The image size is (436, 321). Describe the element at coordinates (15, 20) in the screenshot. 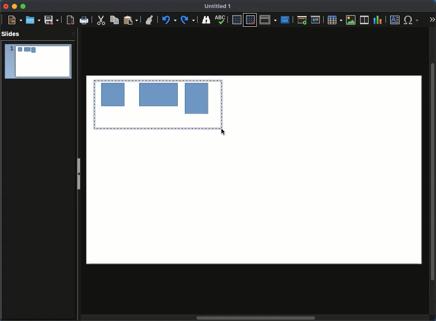

I see `New` at that location.